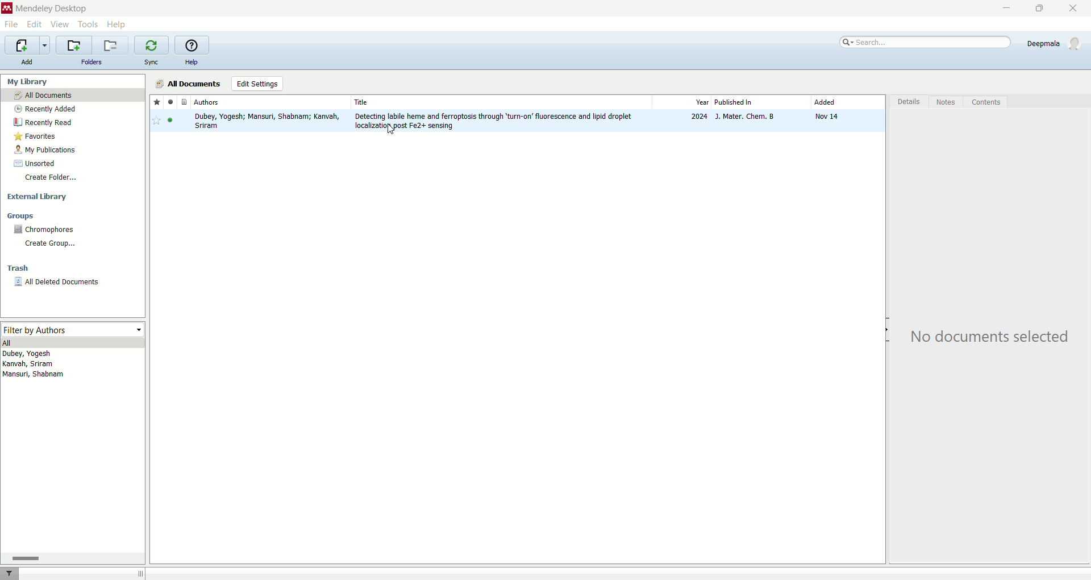  Describe the element at coordinates (73, 96) in the screenshot. I see `all documents` at that location.